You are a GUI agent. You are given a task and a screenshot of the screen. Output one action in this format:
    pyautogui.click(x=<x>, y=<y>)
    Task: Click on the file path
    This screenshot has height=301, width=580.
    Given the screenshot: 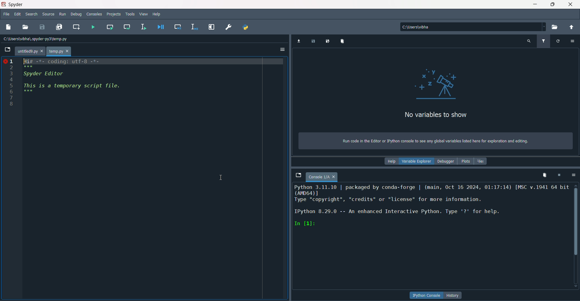 What is the action you would take?
    pyautogui.click(x=472, y=28)
    